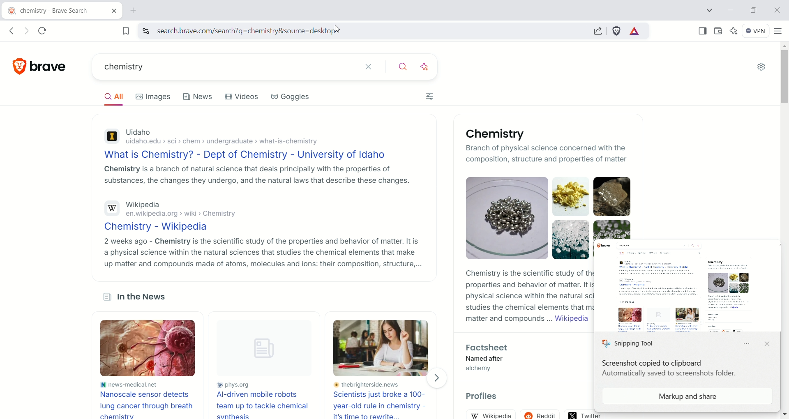  What do you see at coordinates (256, 177) in the screenshot?
I see `Chemistry Is a branch of natural science that deals principally with the properties of
substances, the changes they undergo, and the natural laws that describe these changes.` at bounding box center [256, 177].